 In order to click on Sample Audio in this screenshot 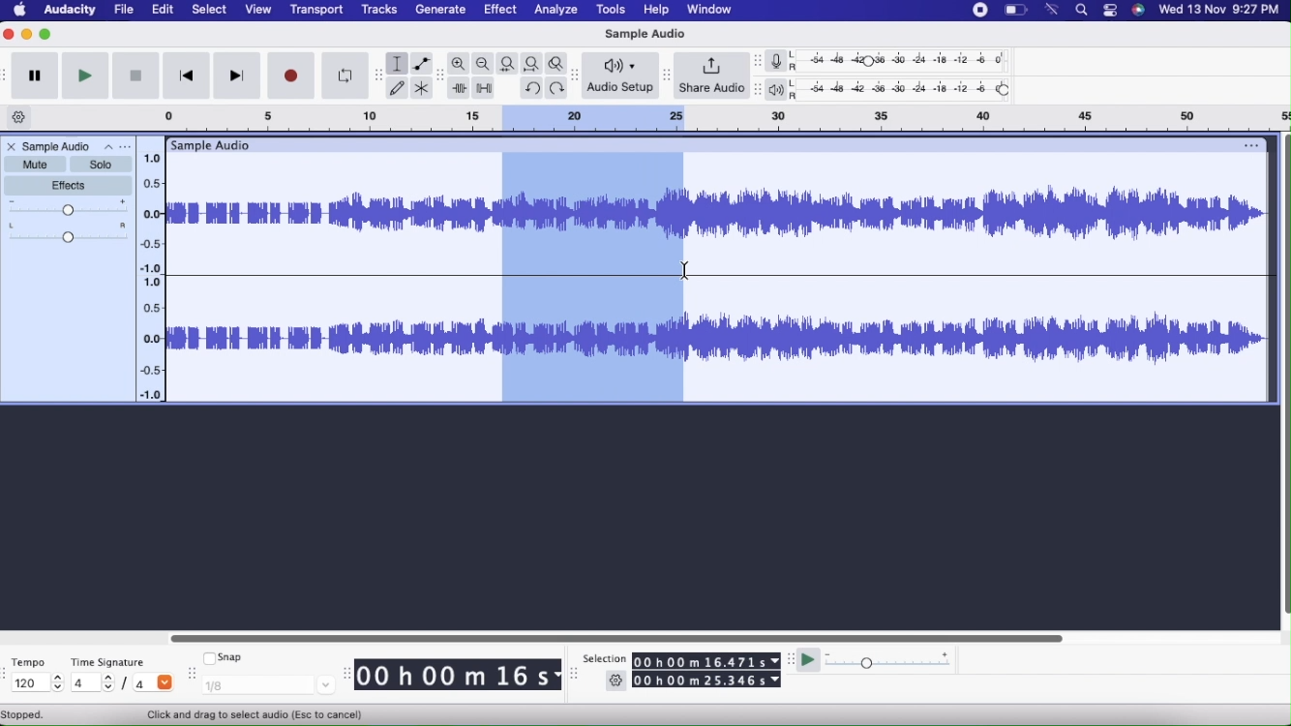, I will do `click(58, 146)`.